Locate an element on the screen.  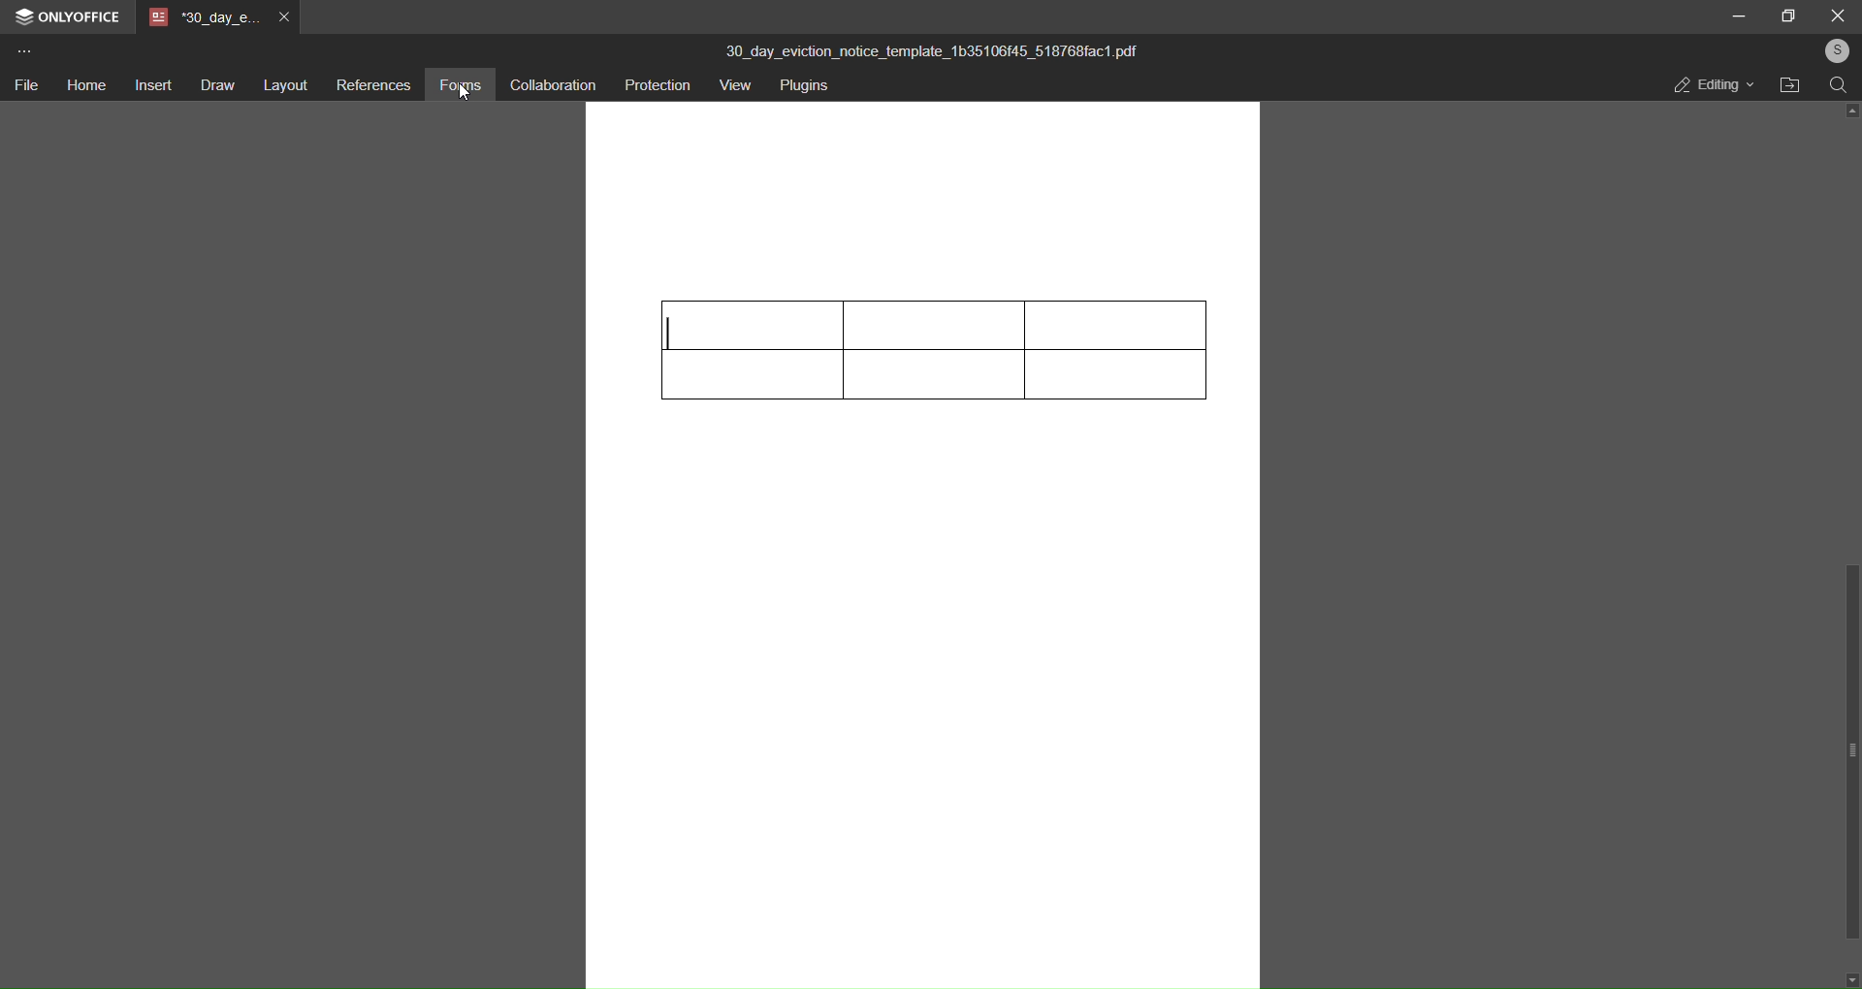
tab name is located at coordinates (205, 17).